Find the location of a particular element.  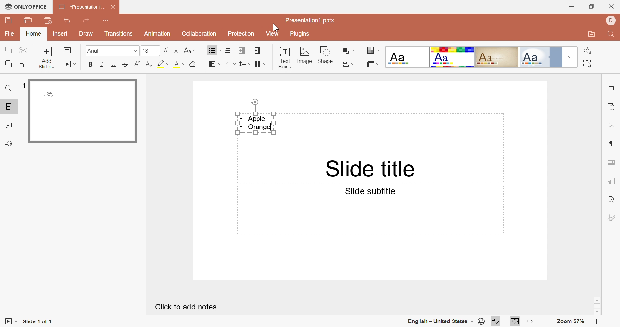

image settings is located at coordinates (612, 124).